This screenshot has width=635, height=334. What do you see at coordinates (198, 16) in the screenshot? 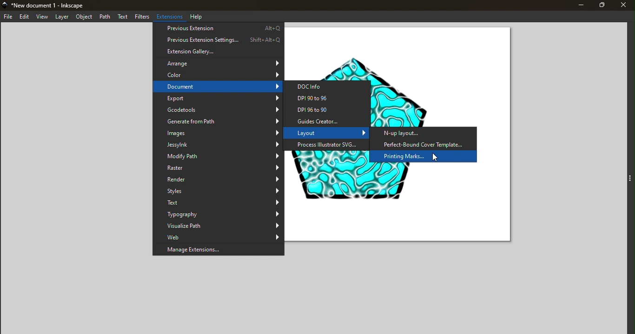
I see `Help` at bounding box center [198, 16].